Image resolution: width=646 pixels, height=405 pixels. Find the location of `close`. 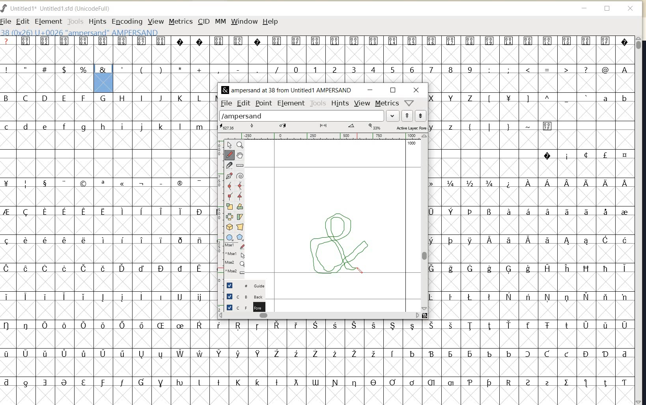

close is located at coordinates (631, 8).